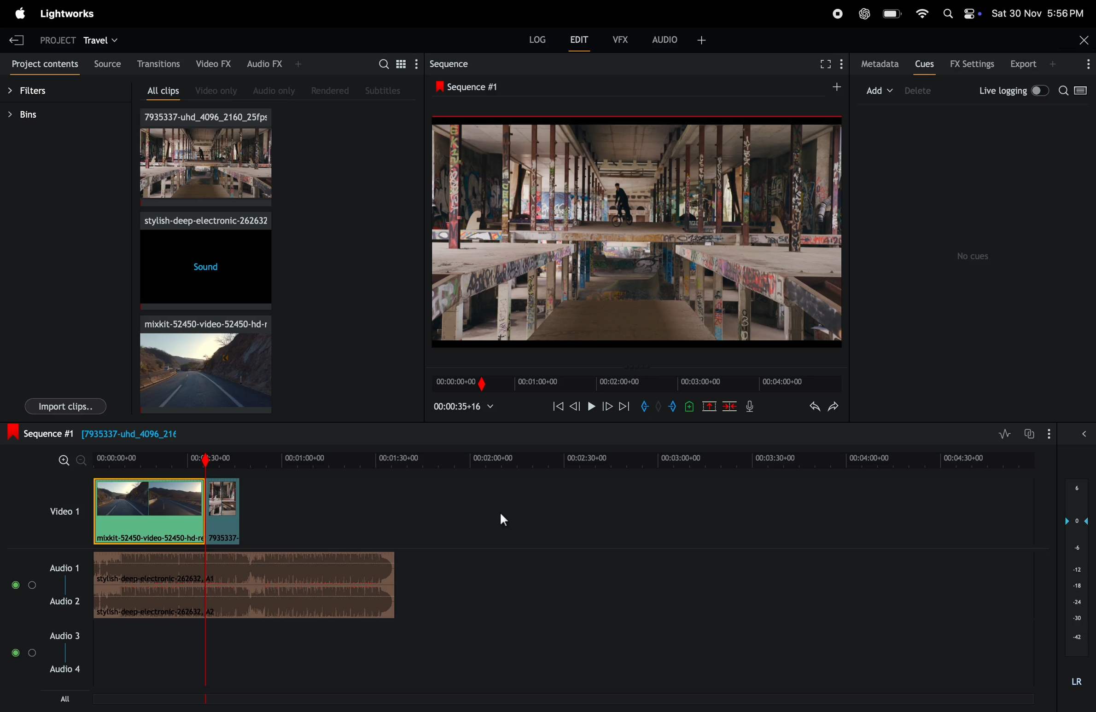  What do you see at coordinates (383, 89) in the screenshot?
I see `subtitles` at bounding box center [383, 89].